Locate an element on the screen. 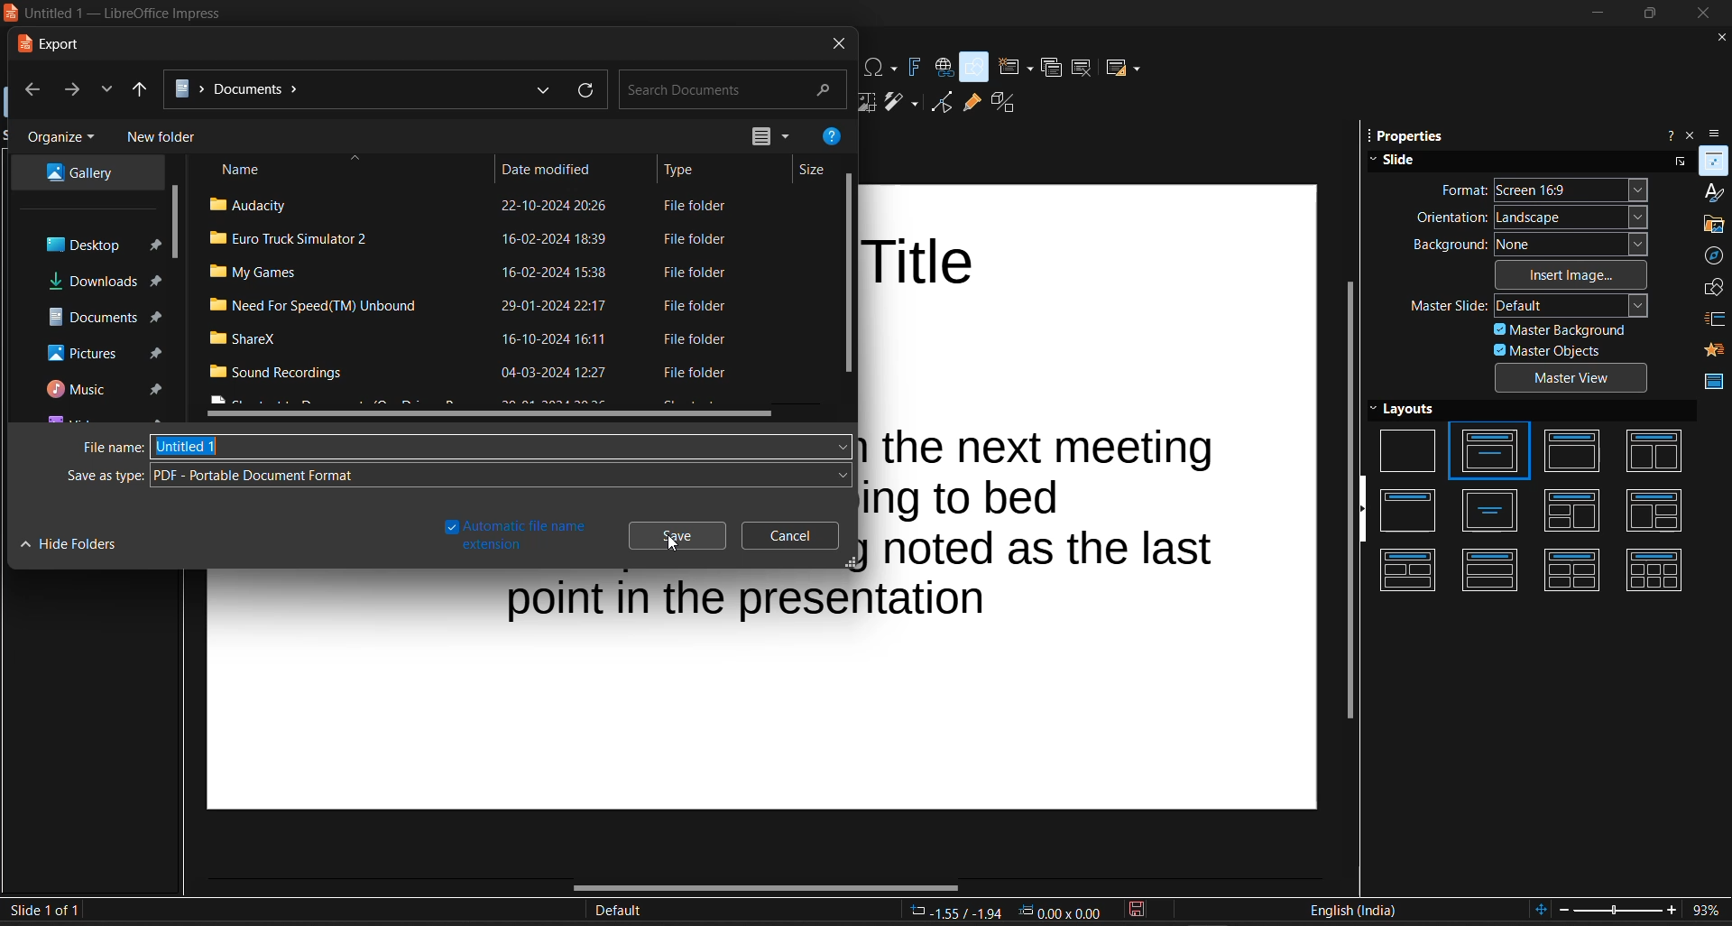 The height and width of the screenshot is (926, 1732). Music is located at coordinates (100, 387).